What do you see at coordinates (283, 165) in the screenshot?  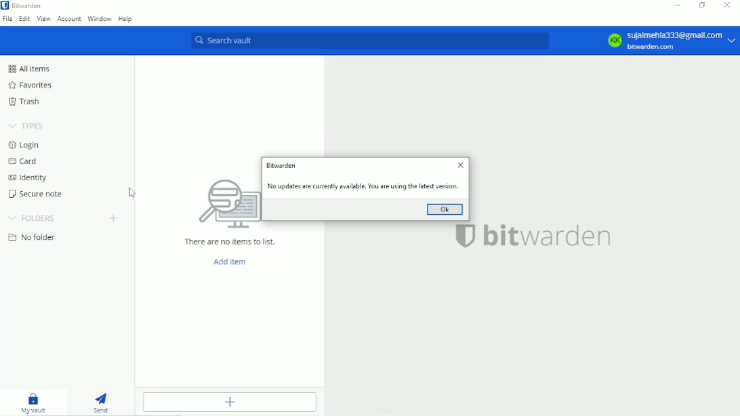 I see `Bitwarden` at bounding box center [283, 165].